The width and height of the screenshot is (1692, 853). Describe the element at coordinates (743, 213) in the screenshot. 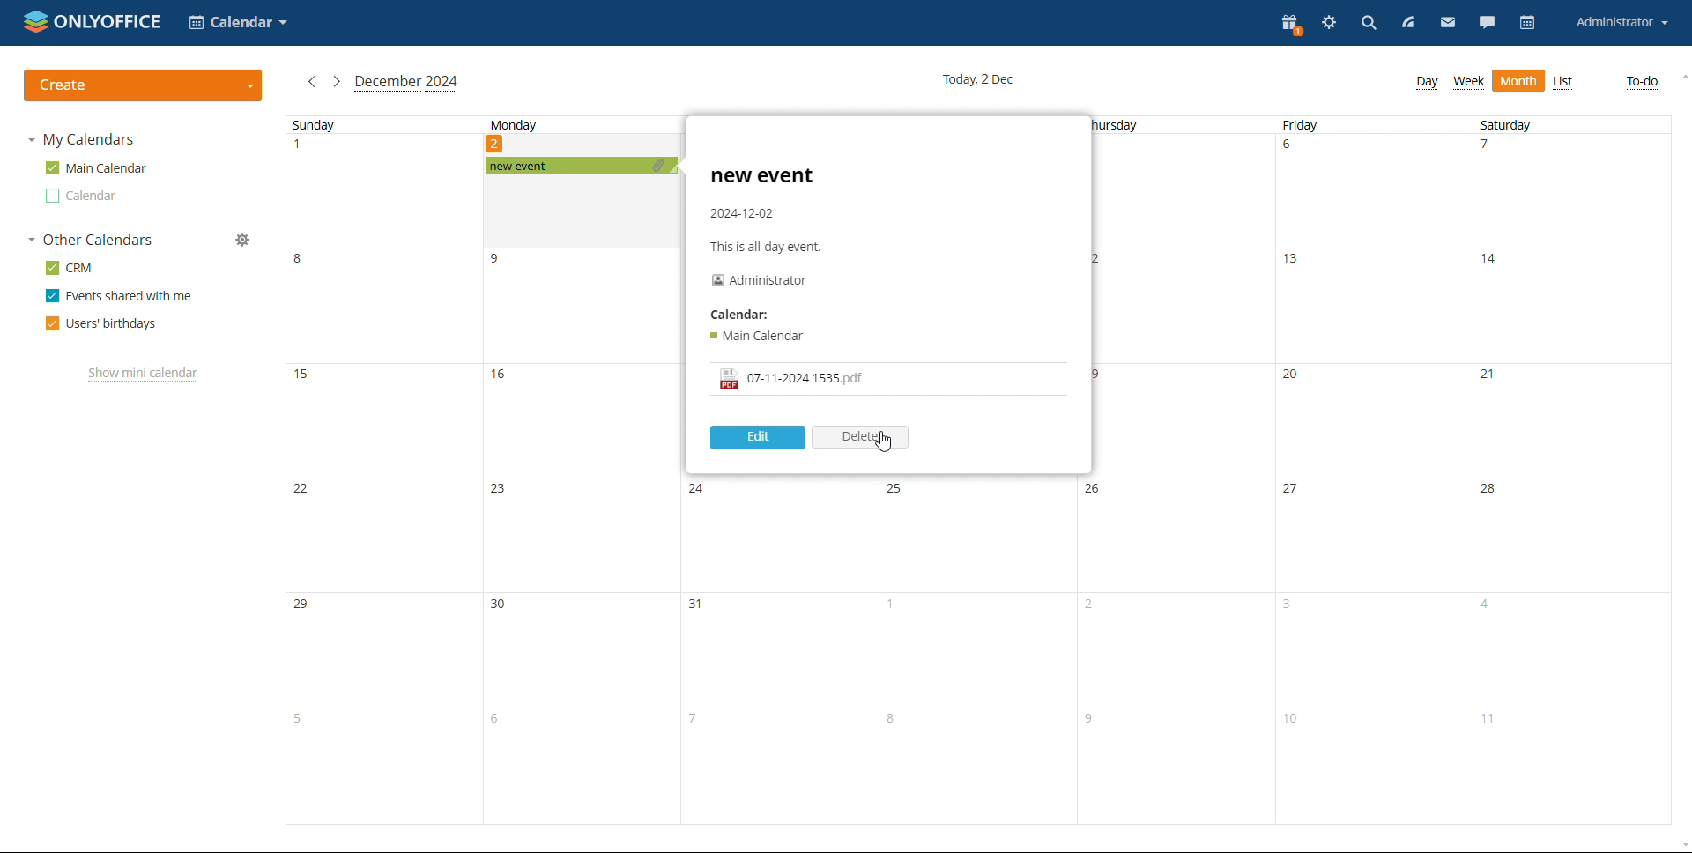

I see `2024-12-02` at that location.